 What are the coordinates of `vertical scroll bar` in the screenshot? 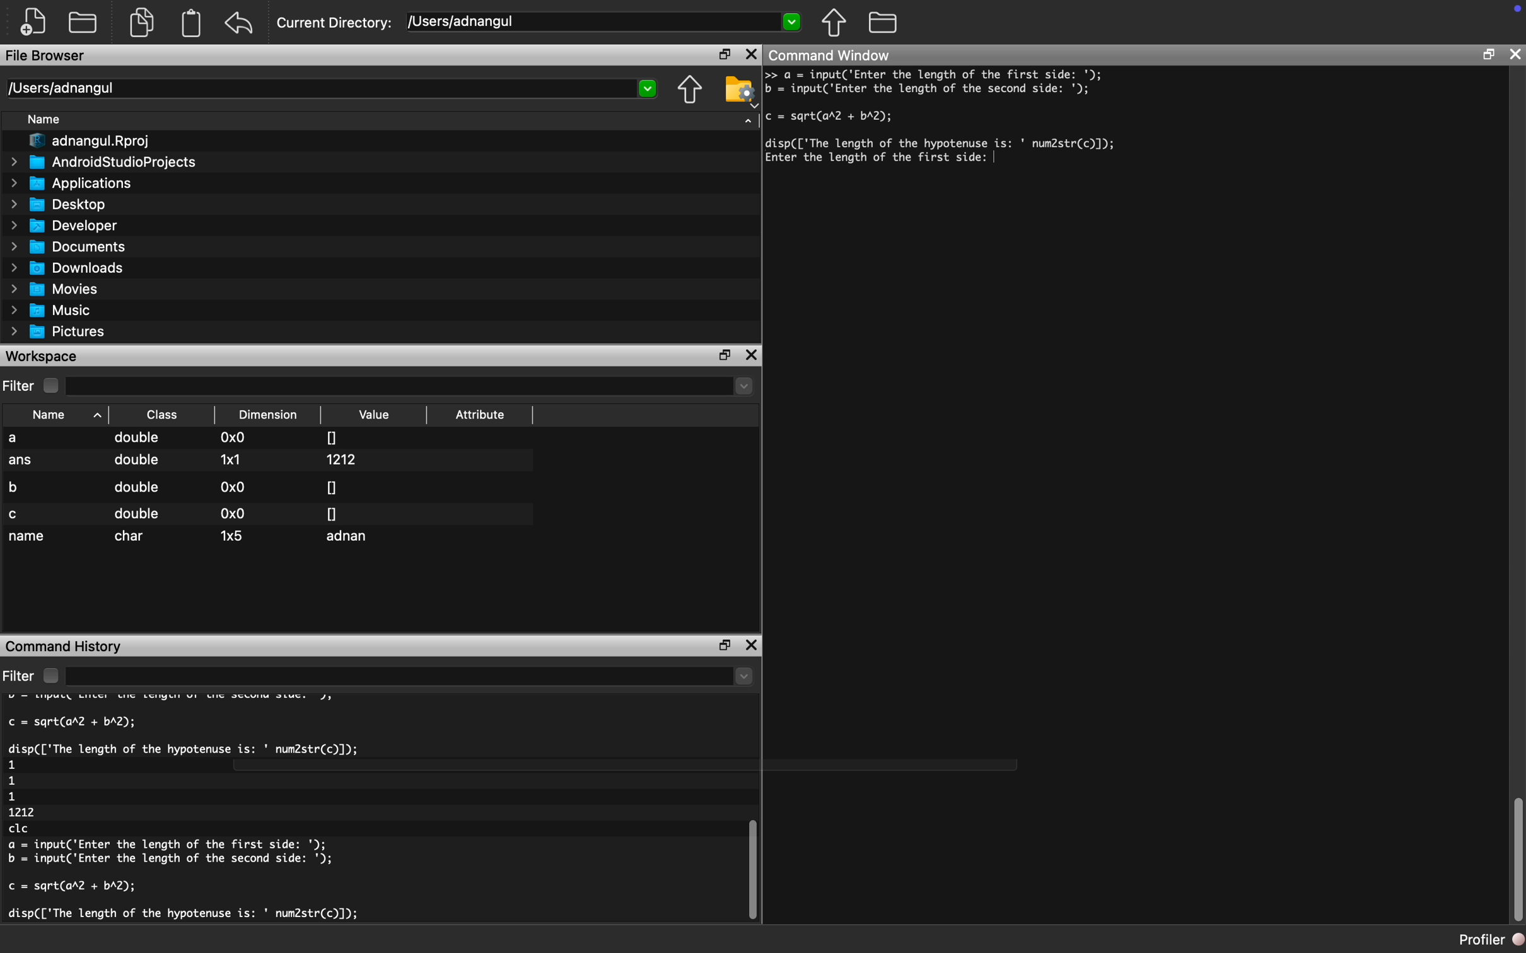 It's located at (1517, 861).